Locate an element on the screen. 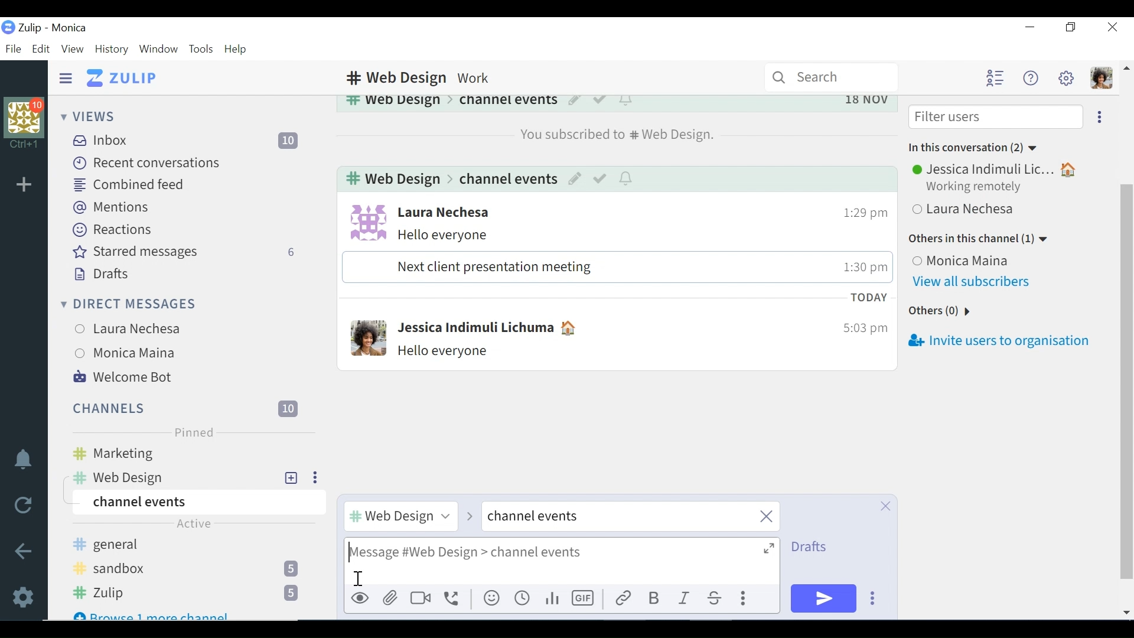 The image size is (1134, 638). web design channel subscription notification  is located at coordinates (608, 136).